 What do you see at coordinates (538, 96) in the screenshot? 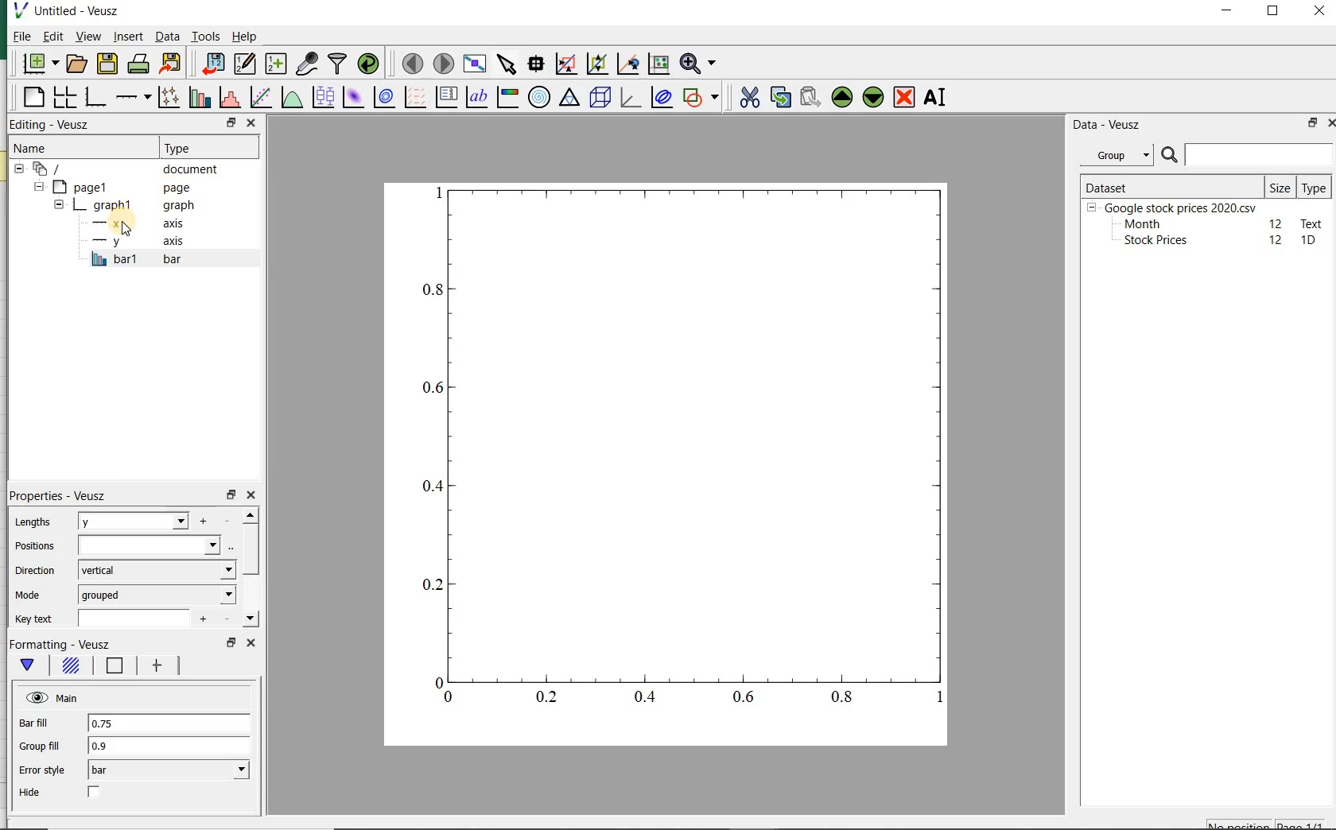
I see `polar graph` at bounding box center [538, 96].